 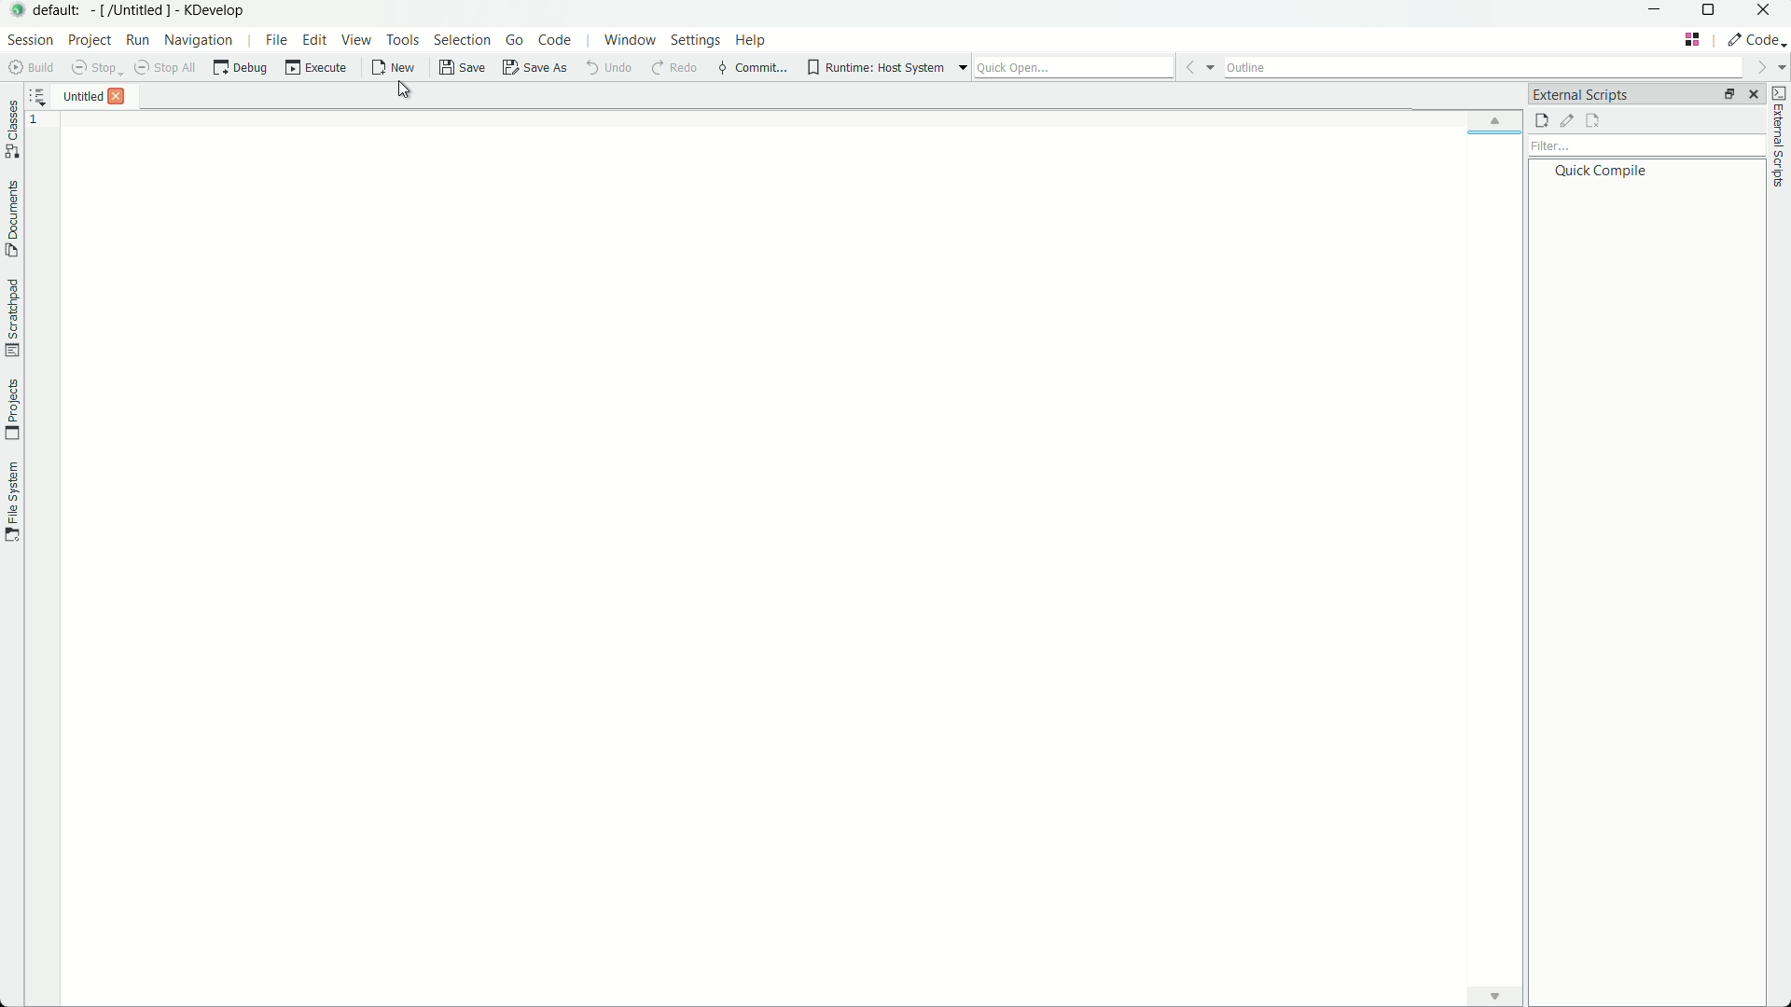 I want to click on classes, so click(x=13, y=128).